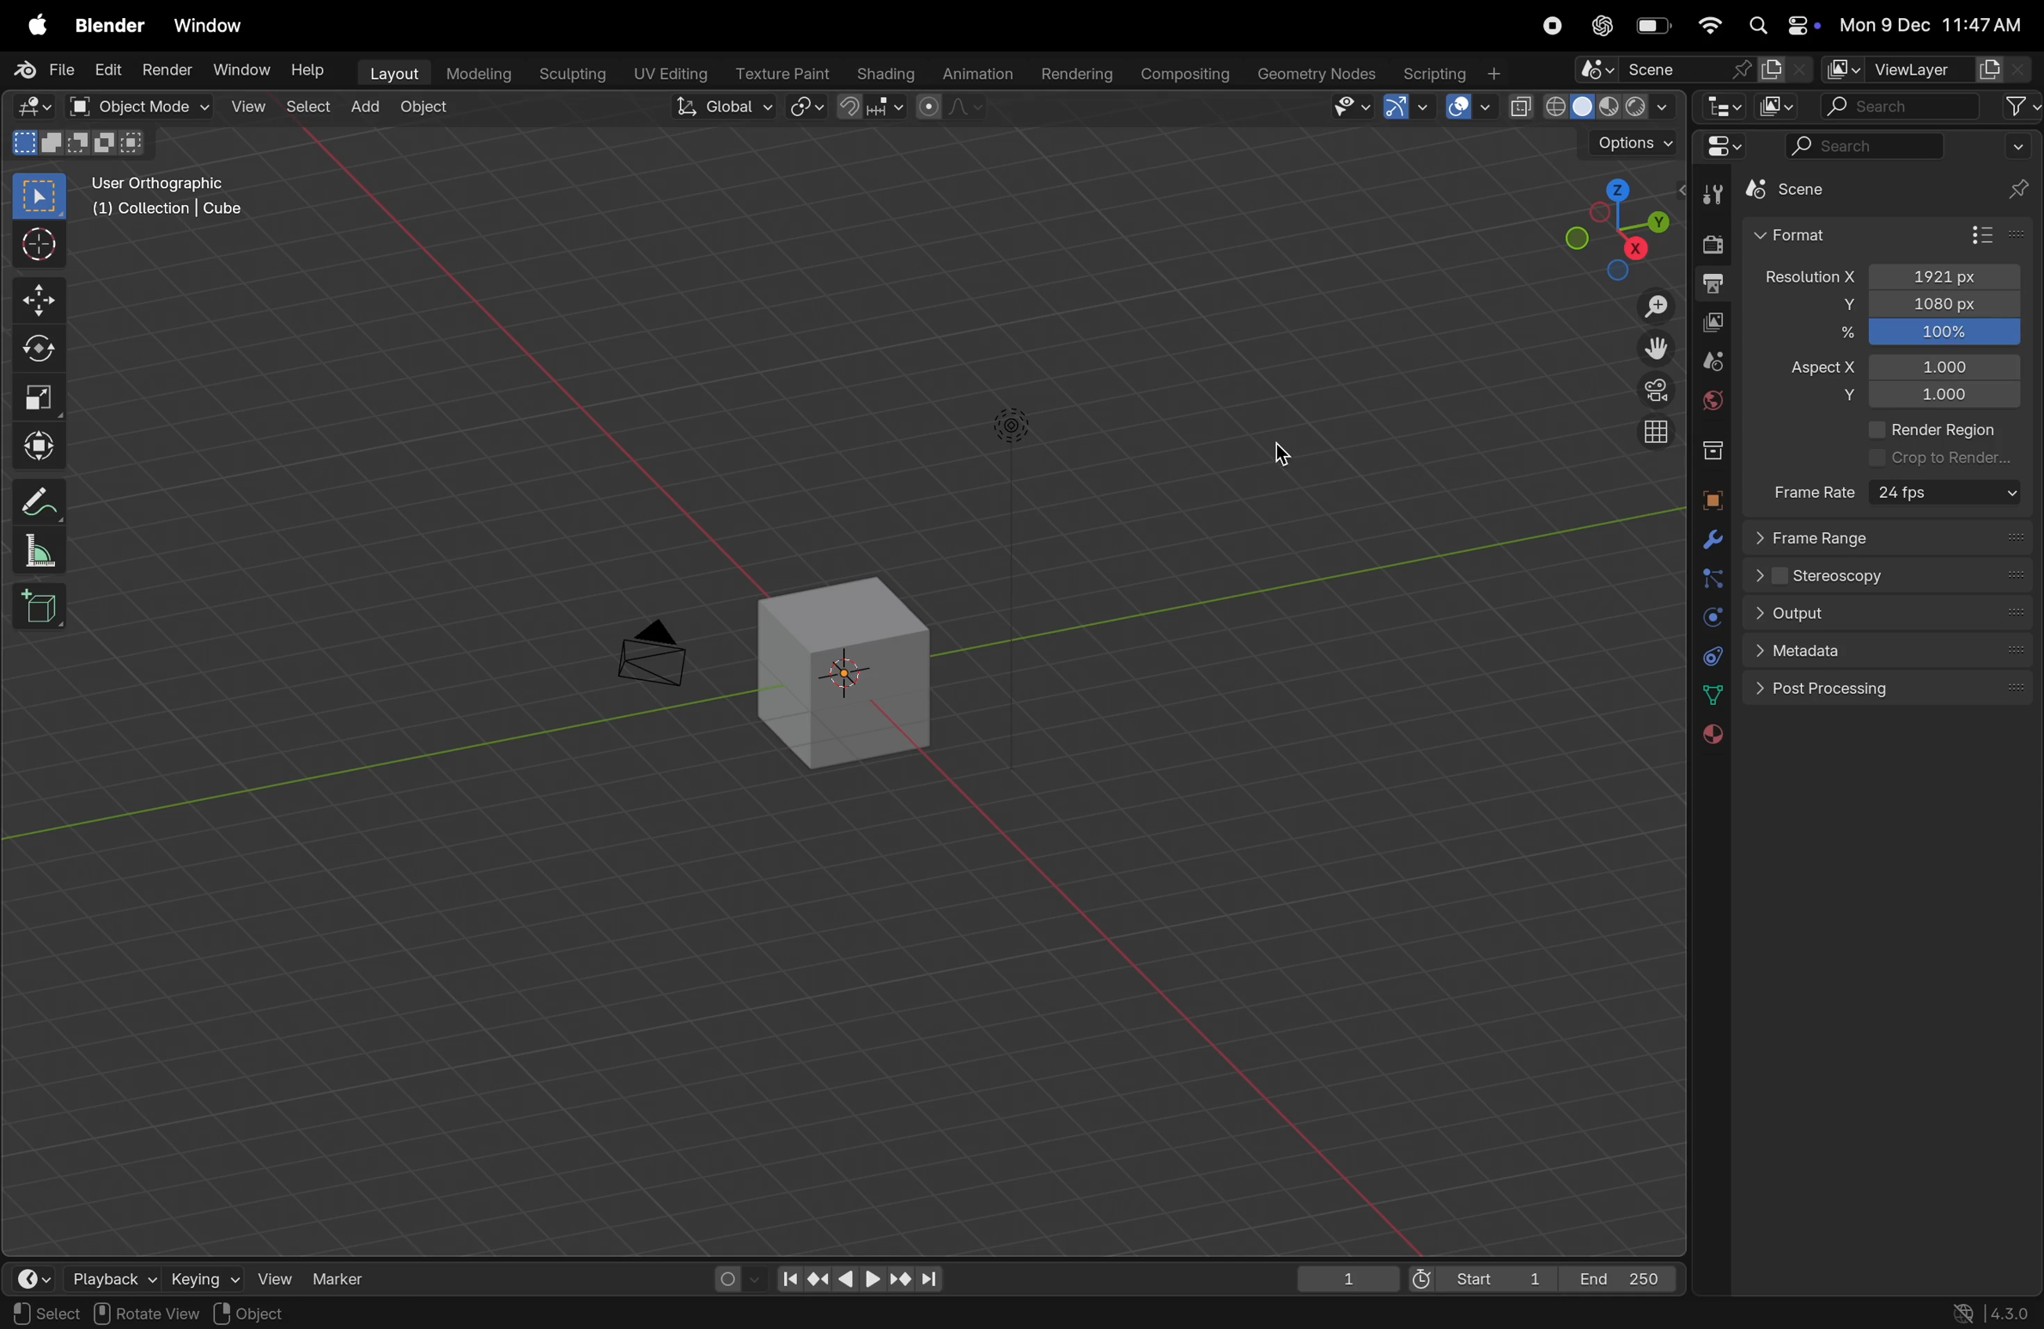 The width and height of the screenshot is (2044, 1329). Describe the element at coordinates (35, 242) in the screenshot. I see `cursor` at that location.